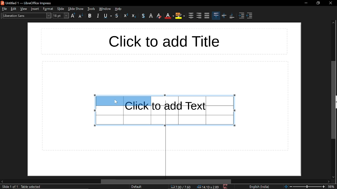 Image resolution: width=337 pixels, height=189 pixels. What do you see at coordinates (232, 16) in the screenshot?
I see `align bottom` at bounding box center [232, 16].